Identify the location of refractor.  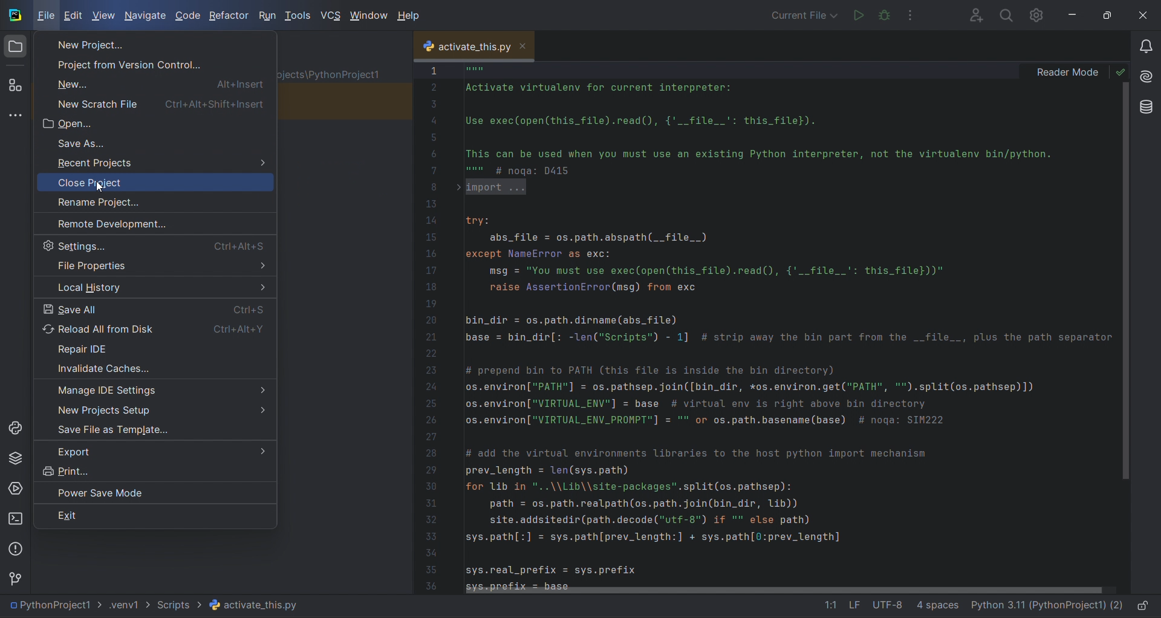
(227, 15).